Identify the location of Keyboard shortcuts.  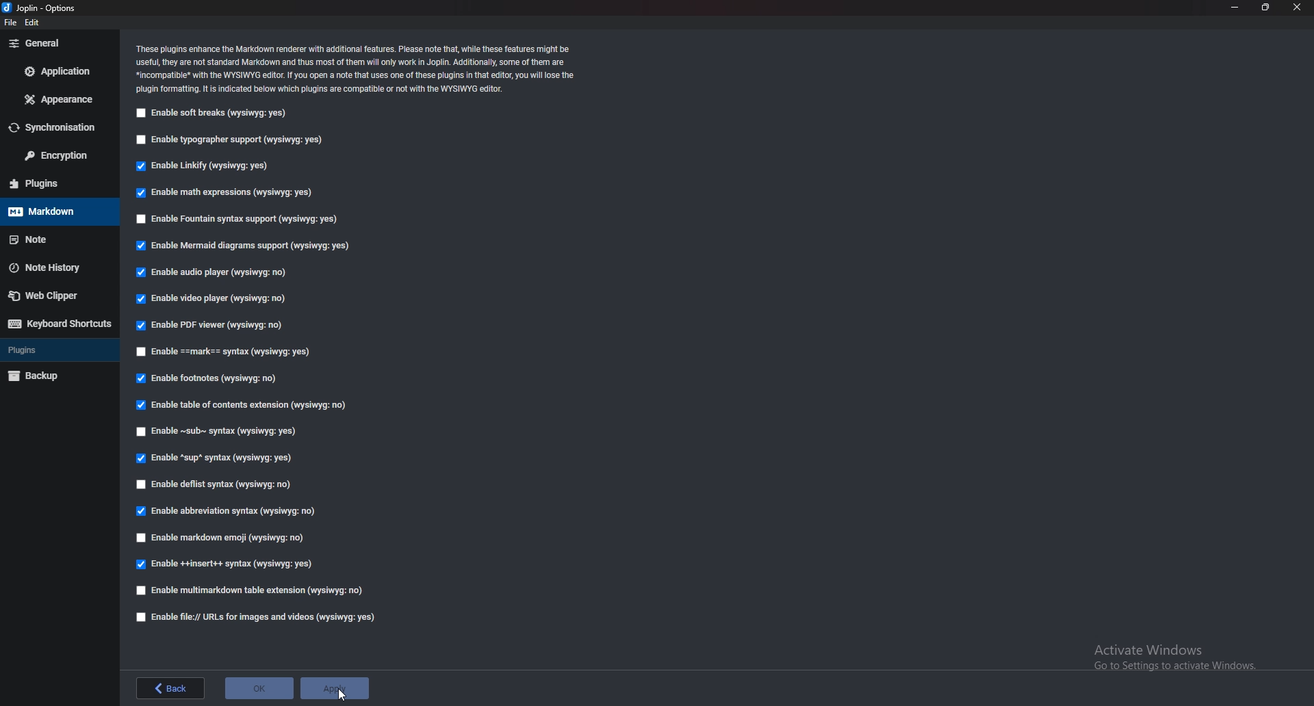
(58, 324).